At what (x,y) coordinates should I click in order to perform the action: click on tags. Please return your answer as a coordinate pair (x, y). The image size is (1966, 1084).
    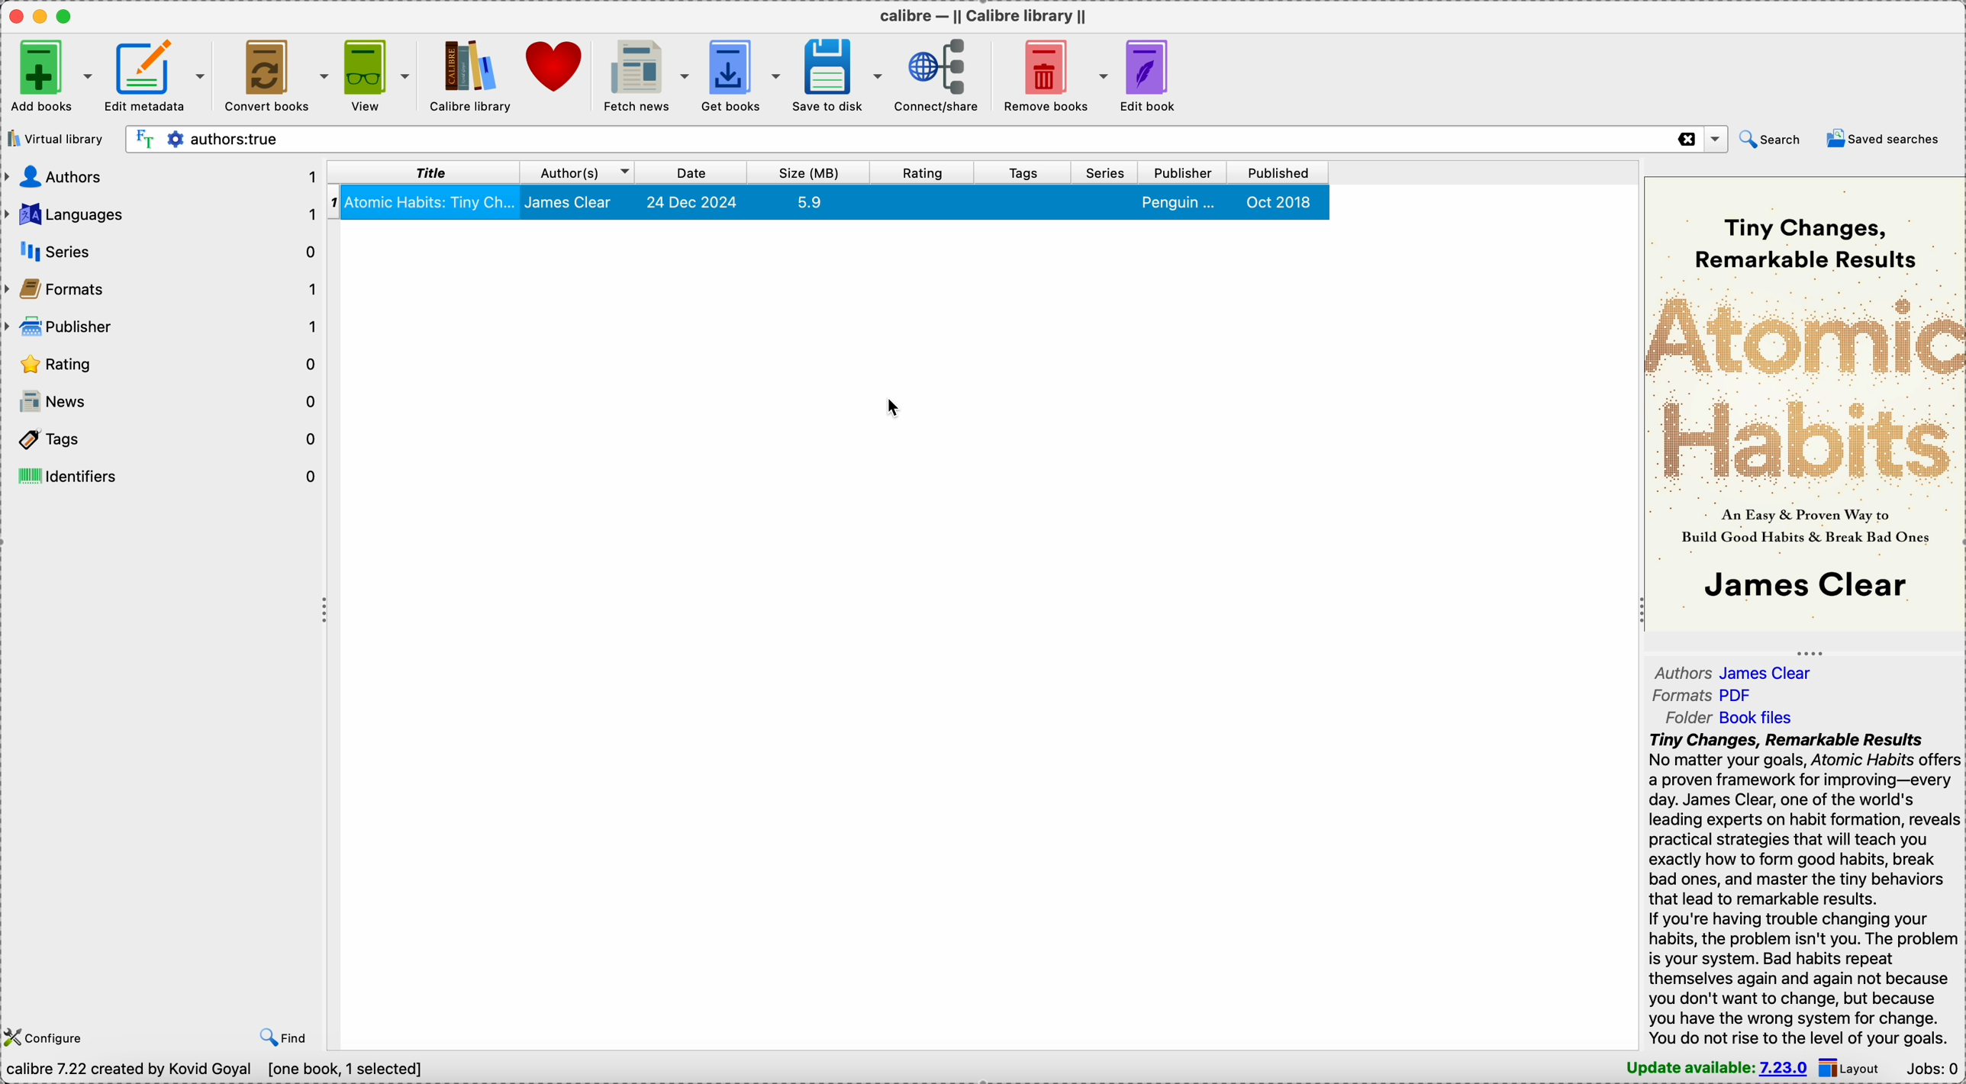
    Looking at the image, I should click on (163, 436).